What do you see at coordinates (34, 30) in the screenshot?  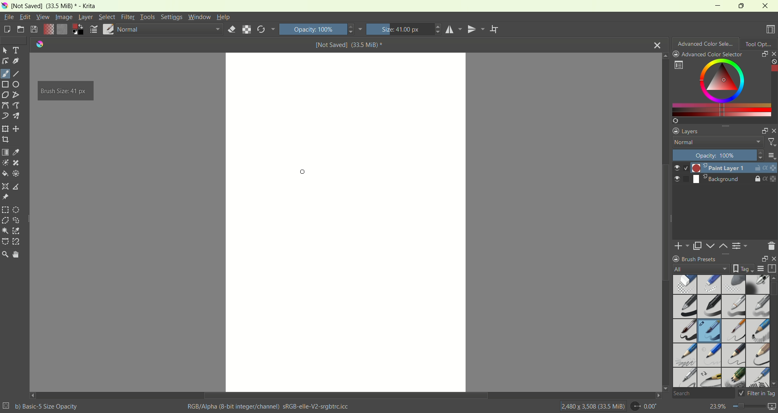 I see `save` at bounding box center [34, 30].